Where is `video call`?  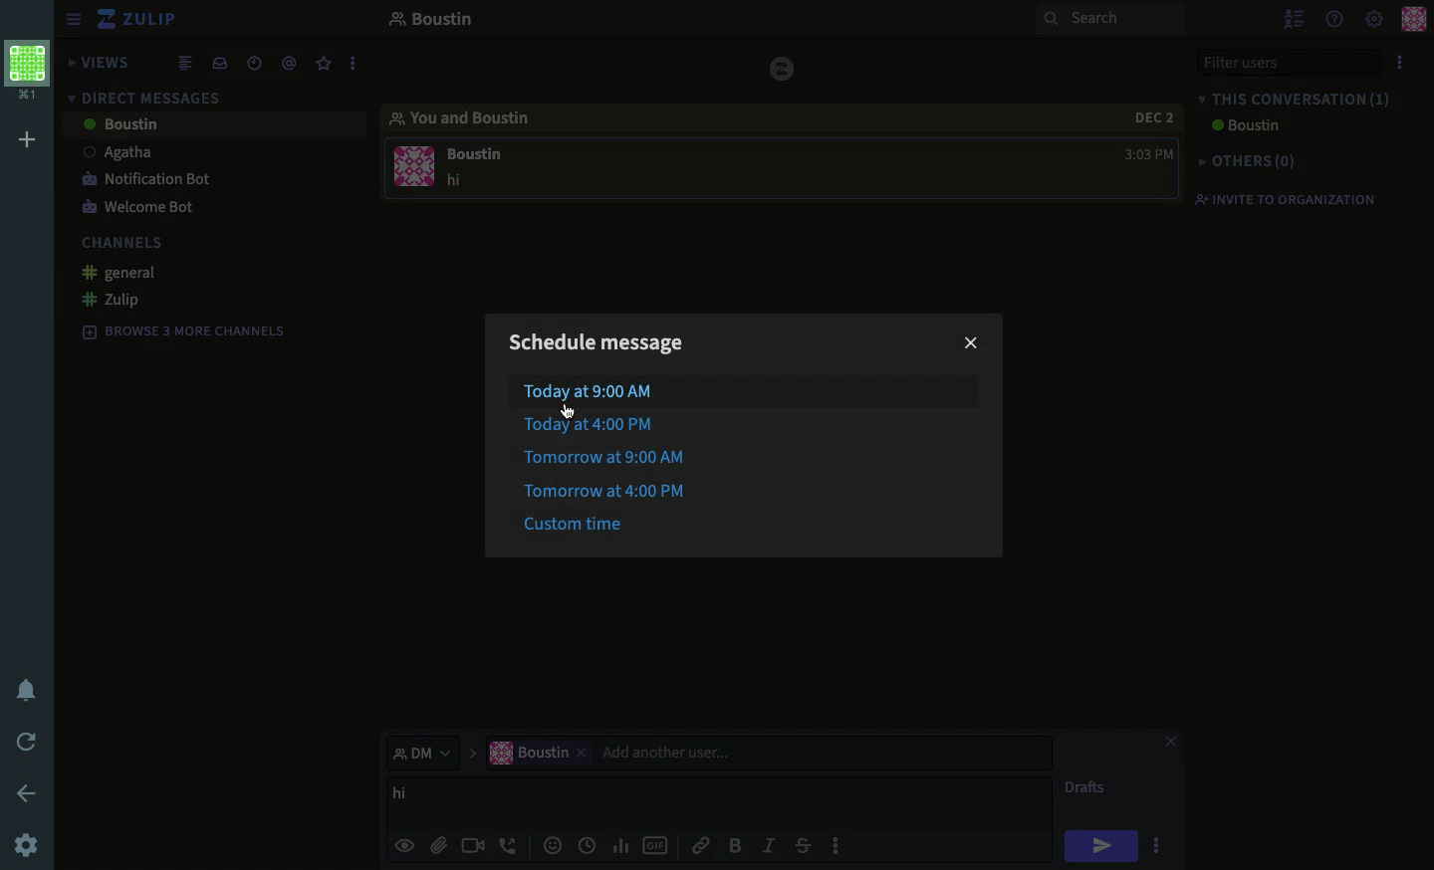
video call is located at coordinates (471, 845).